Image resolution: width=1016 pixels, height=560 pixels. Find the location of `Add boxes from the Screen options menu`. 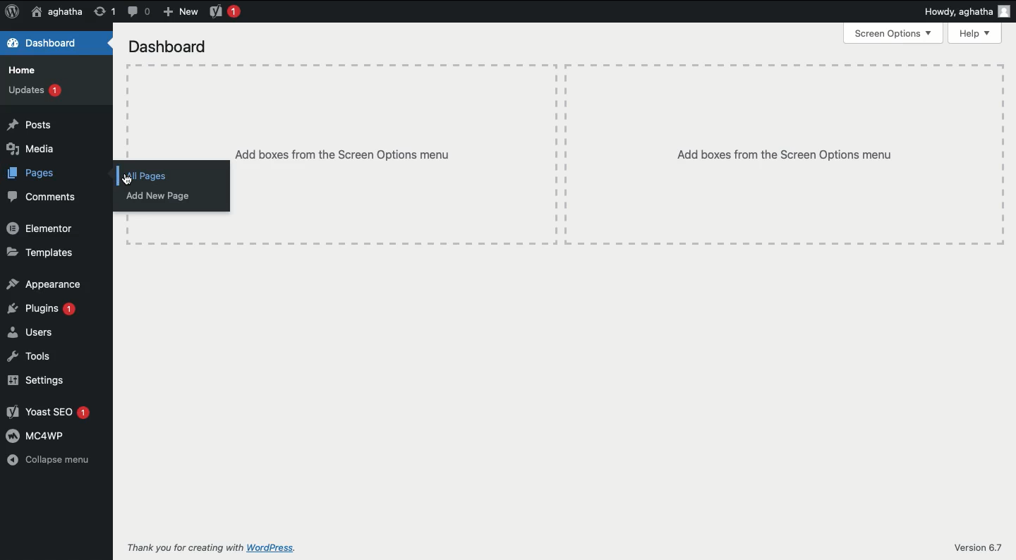

Add boxes from the Screen options menu is located at coordinates (617, 154).